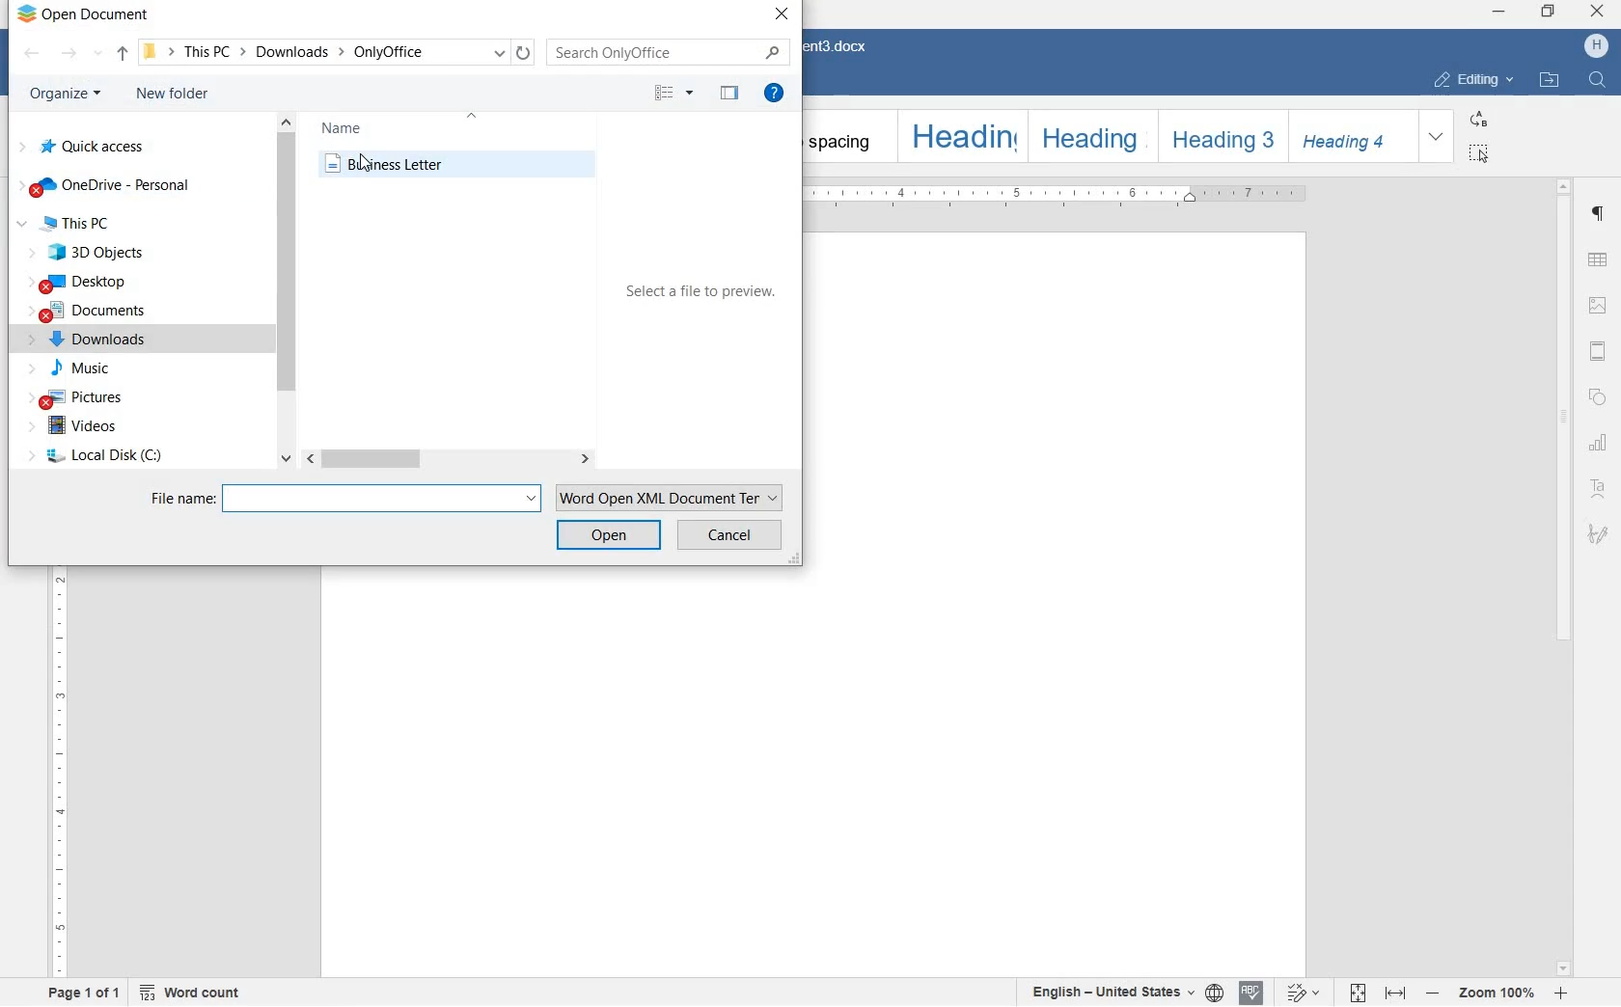 Image resolution: width=1621 pixels, height=1007 pixels. Describe the element at coordinates (84, 995) in the screenshot. I see `page 1 of 1` at that location.